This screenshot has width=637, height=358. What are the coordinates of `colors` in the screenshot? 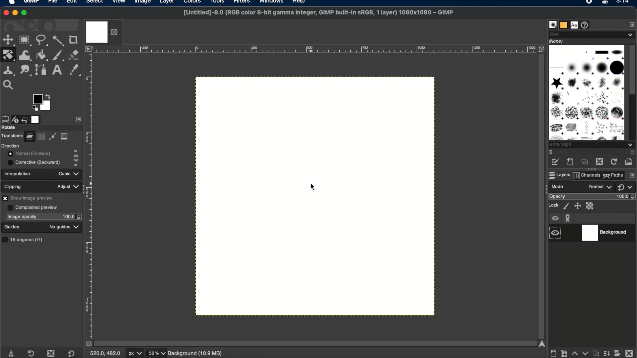 It's located at (194, 4).